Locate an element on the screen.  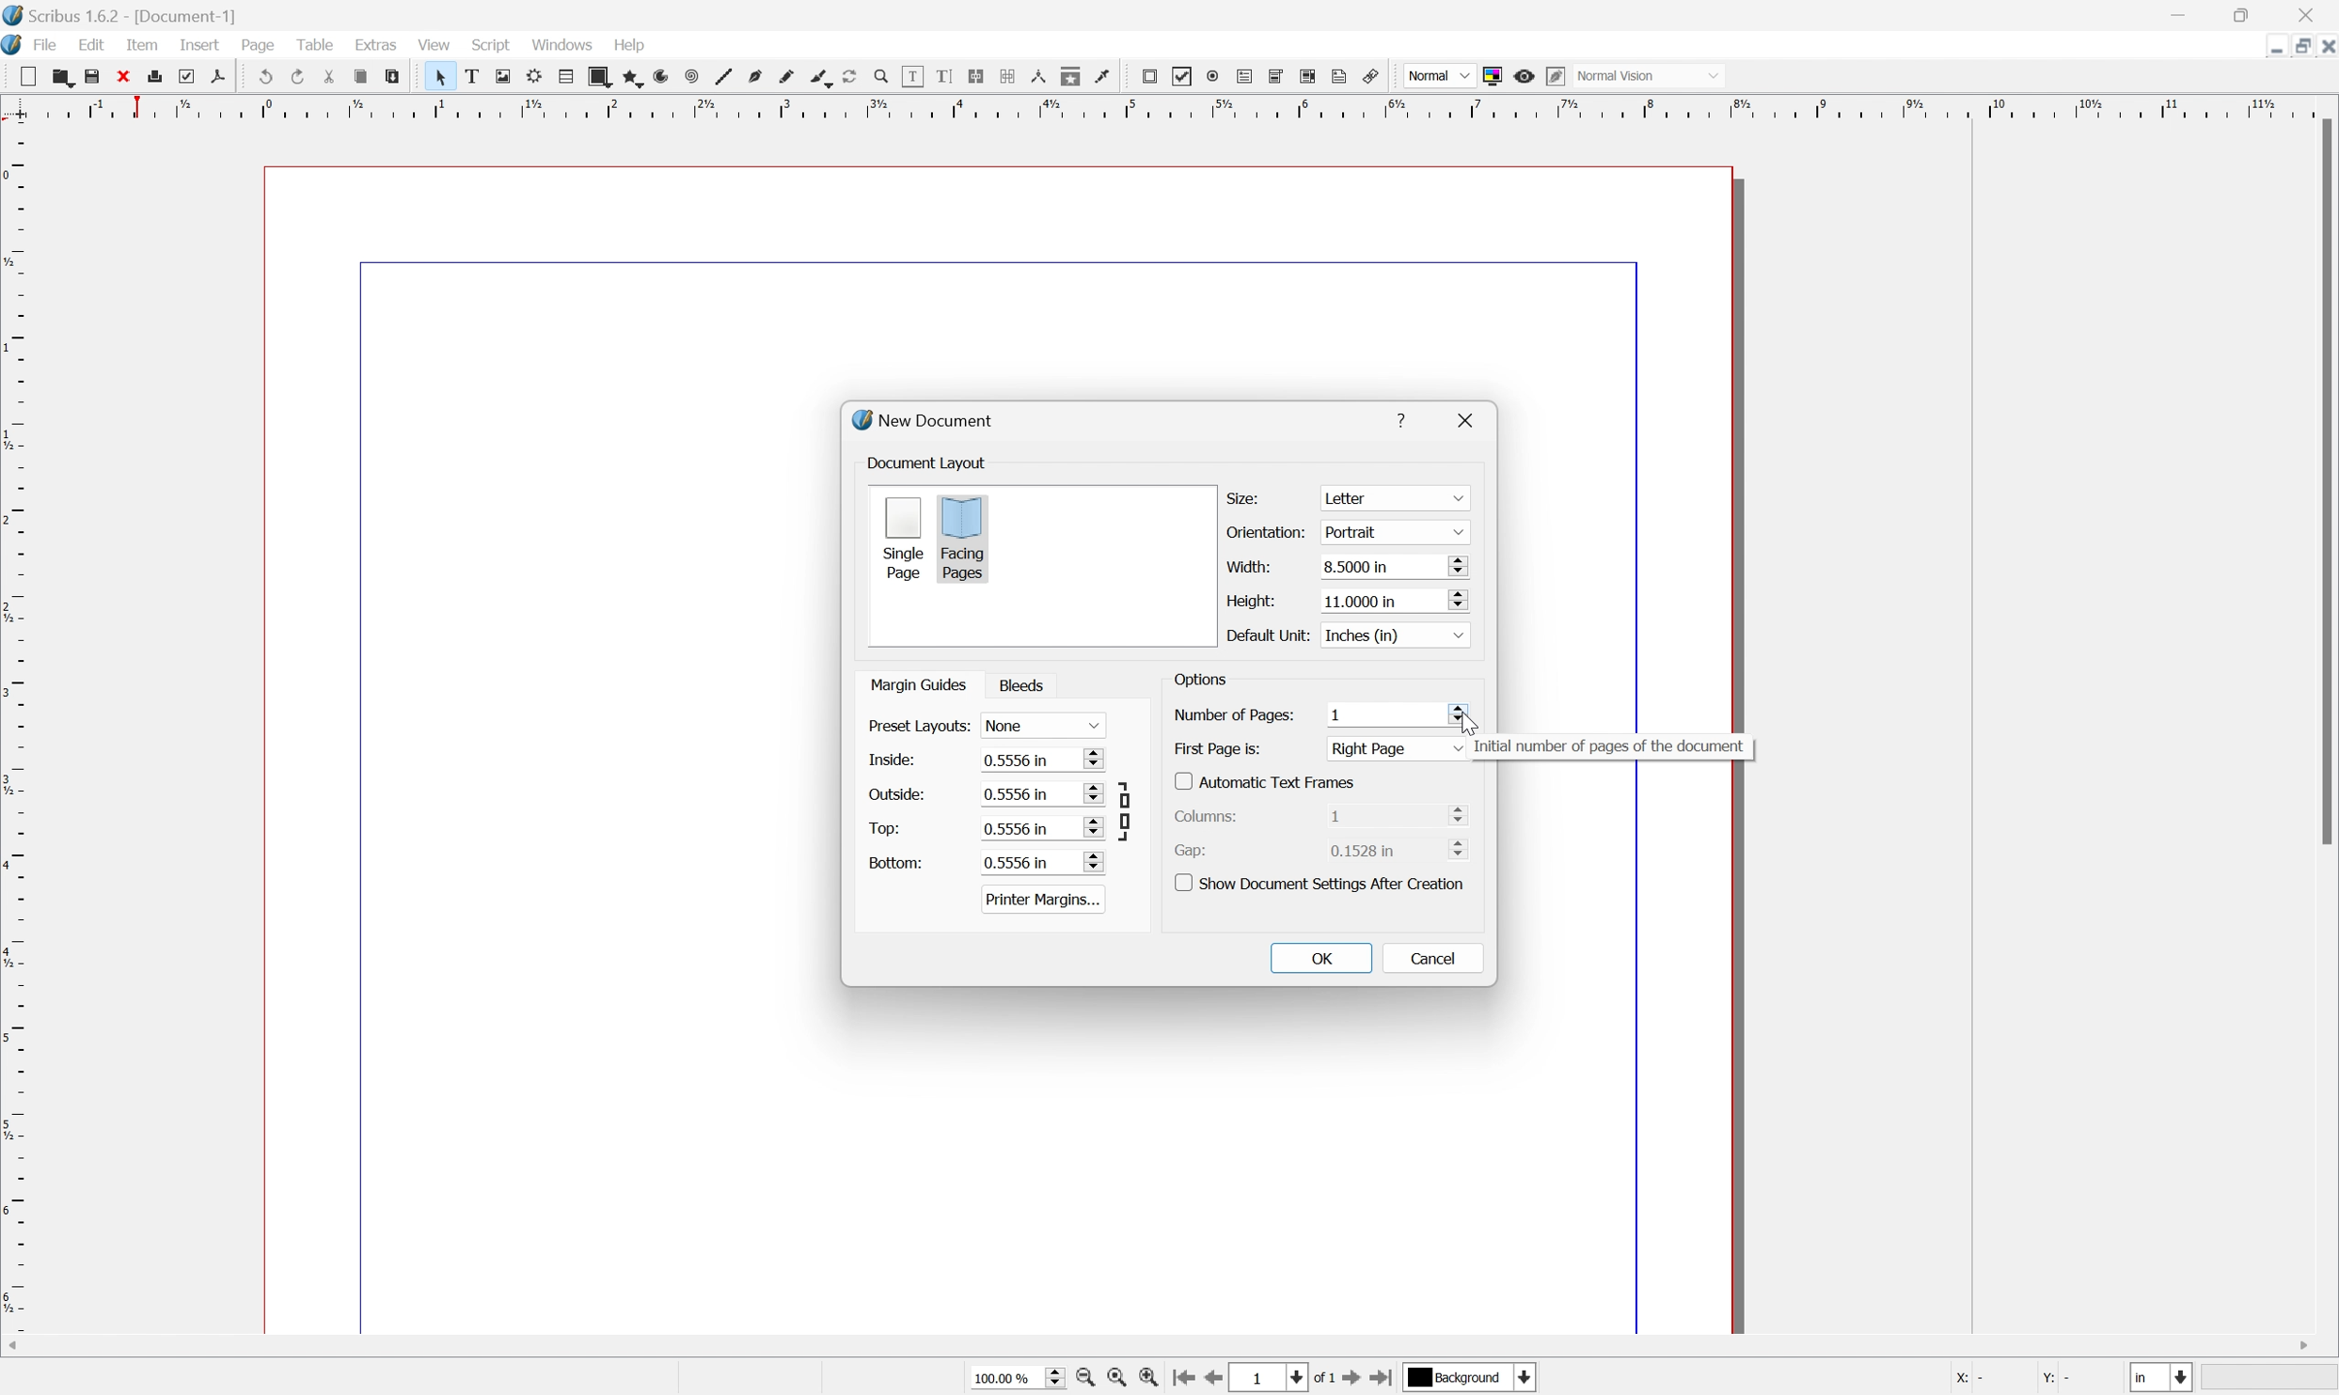
document layout is located at coordinates (929, 462).